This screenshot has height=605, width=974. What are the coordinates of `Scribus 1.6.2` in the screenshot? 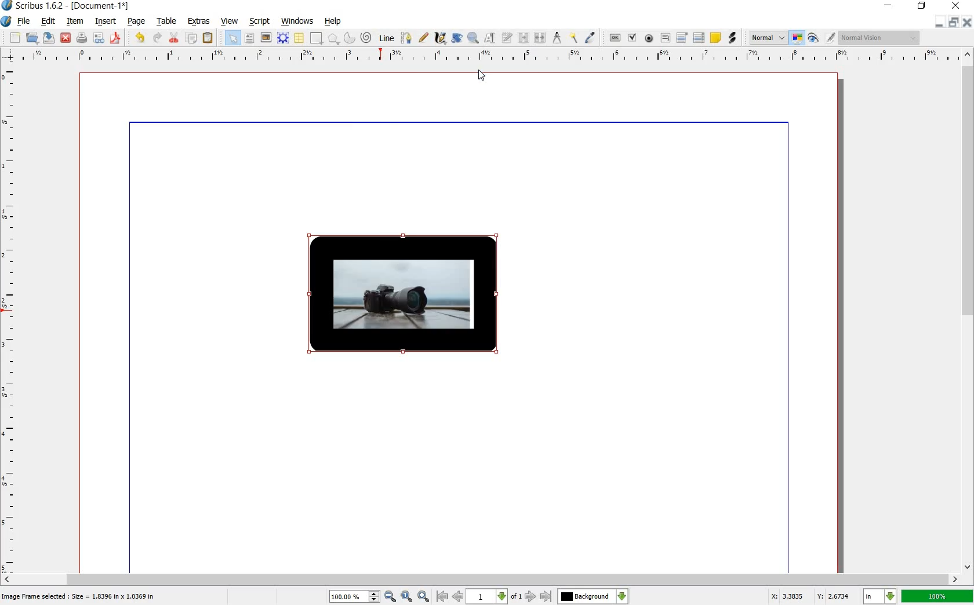 It's located at (32, 6).